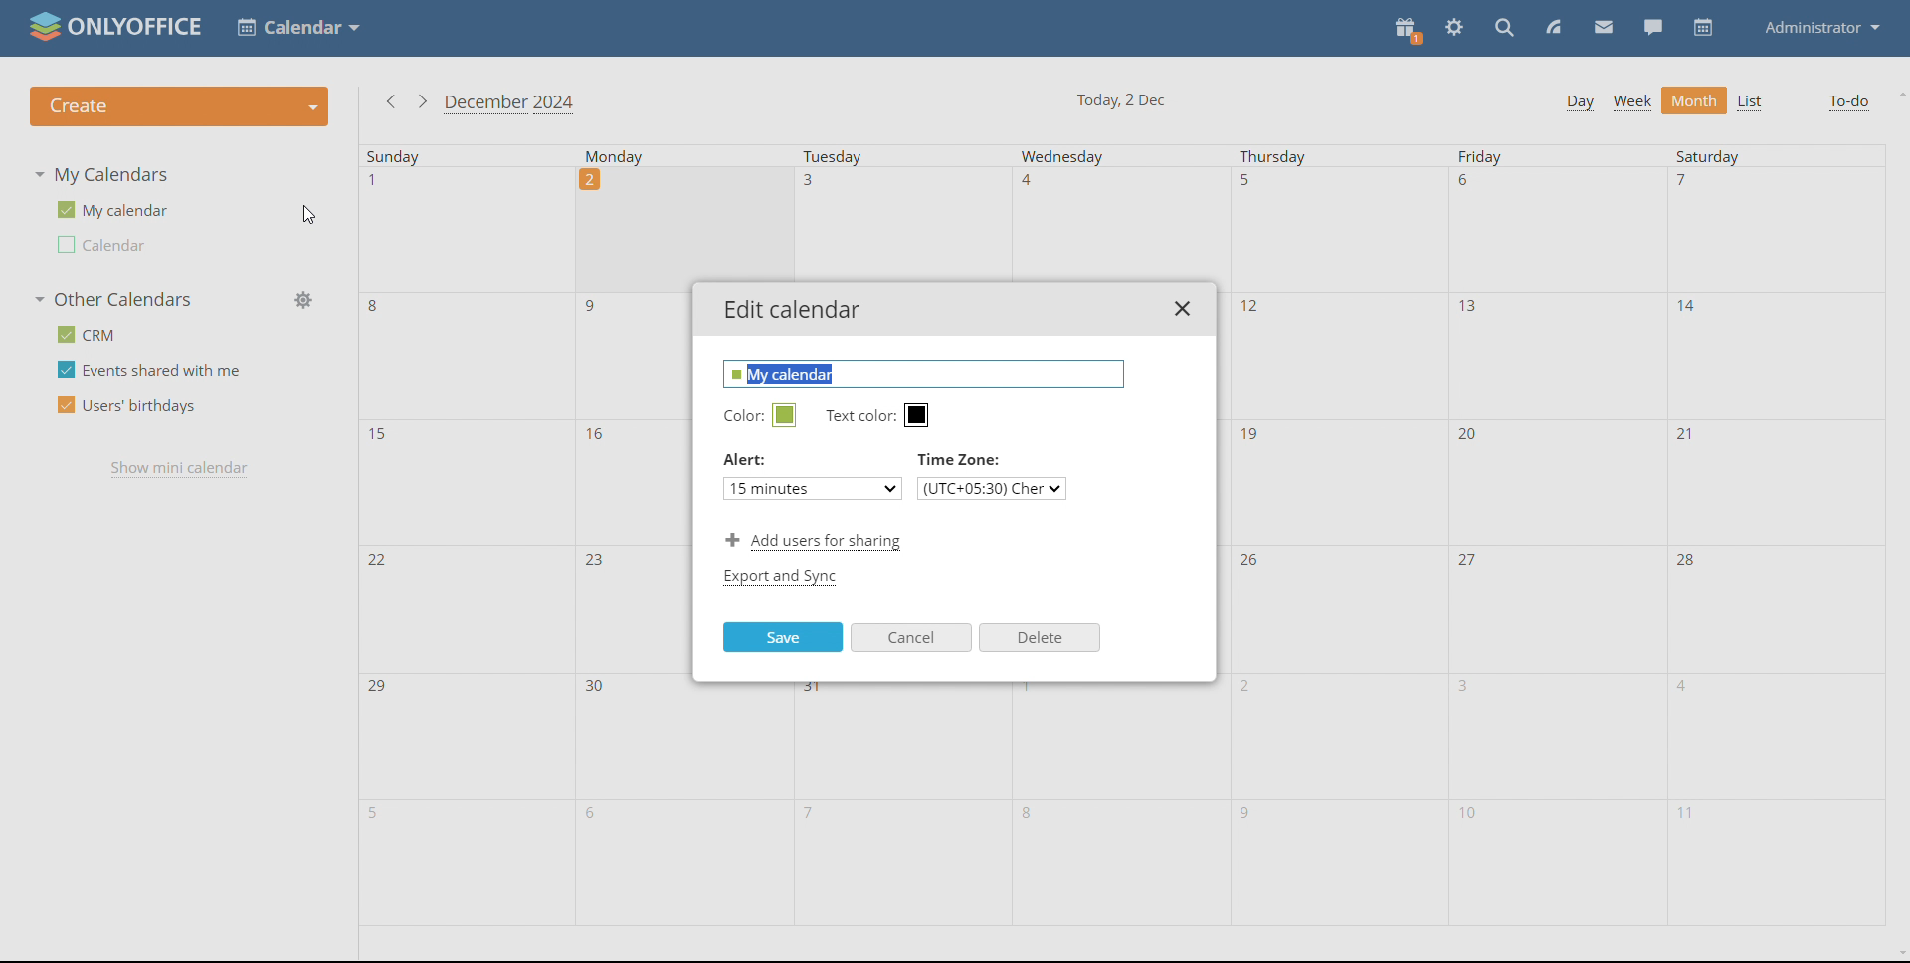 This screenshot has height=963, width=1910. I want to click on other calendar, so click(111, 245).